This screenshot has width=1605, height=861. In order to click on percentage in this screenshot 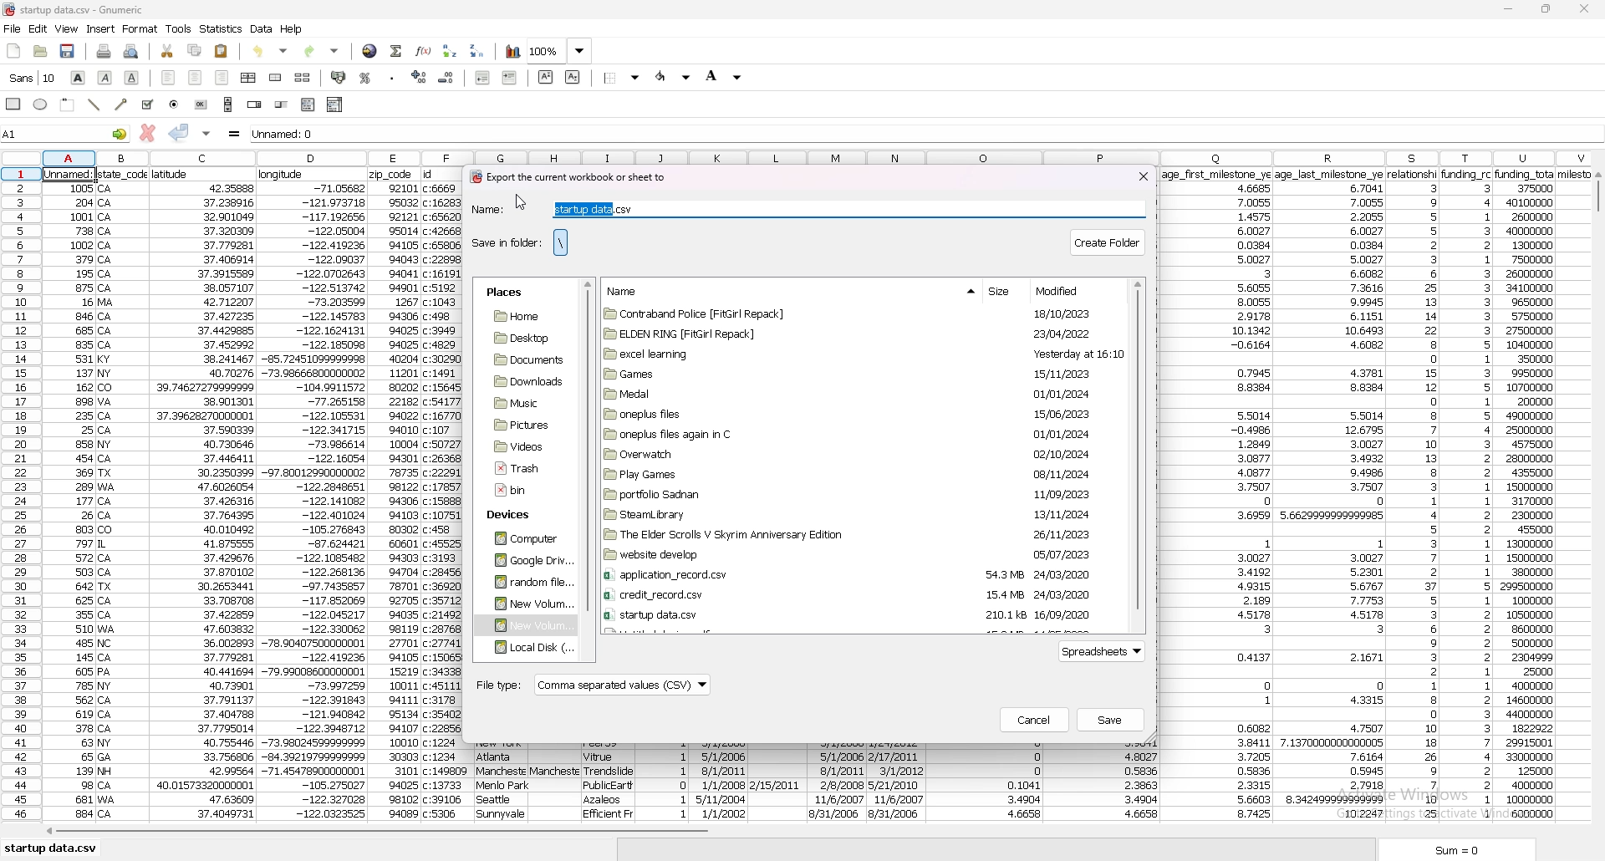, I will do `click(366, 78)`.